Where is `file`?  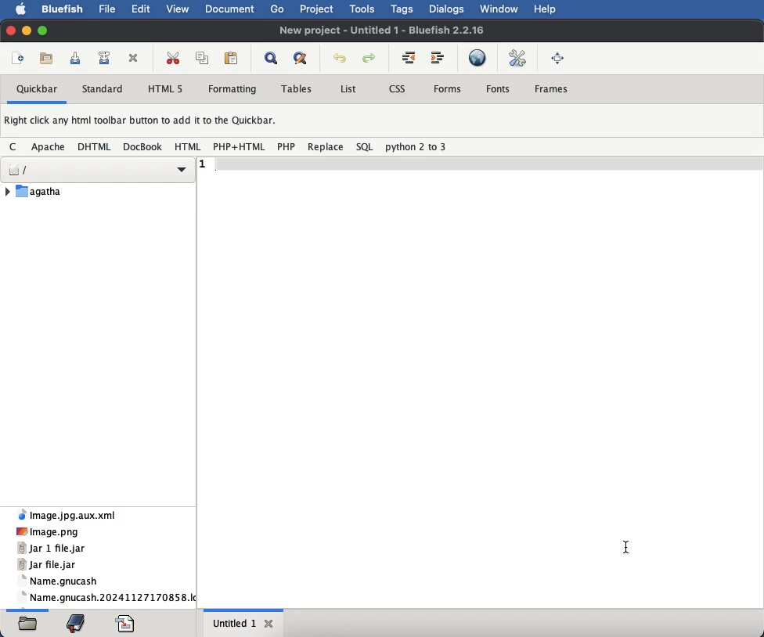 file is located at coordinates (98, 171).